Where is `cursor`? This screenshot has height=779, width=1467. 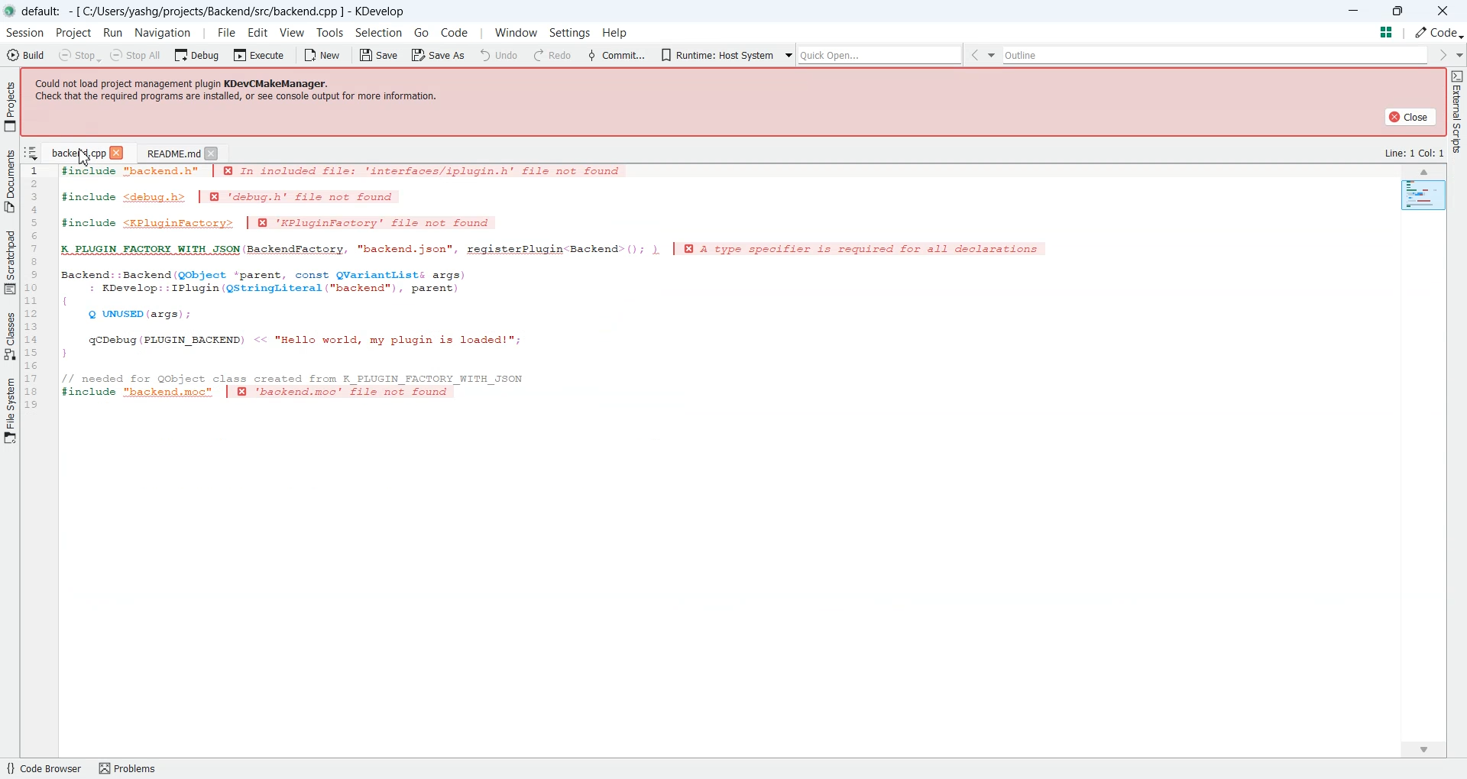 cursor is located at coordinates (86, 157).